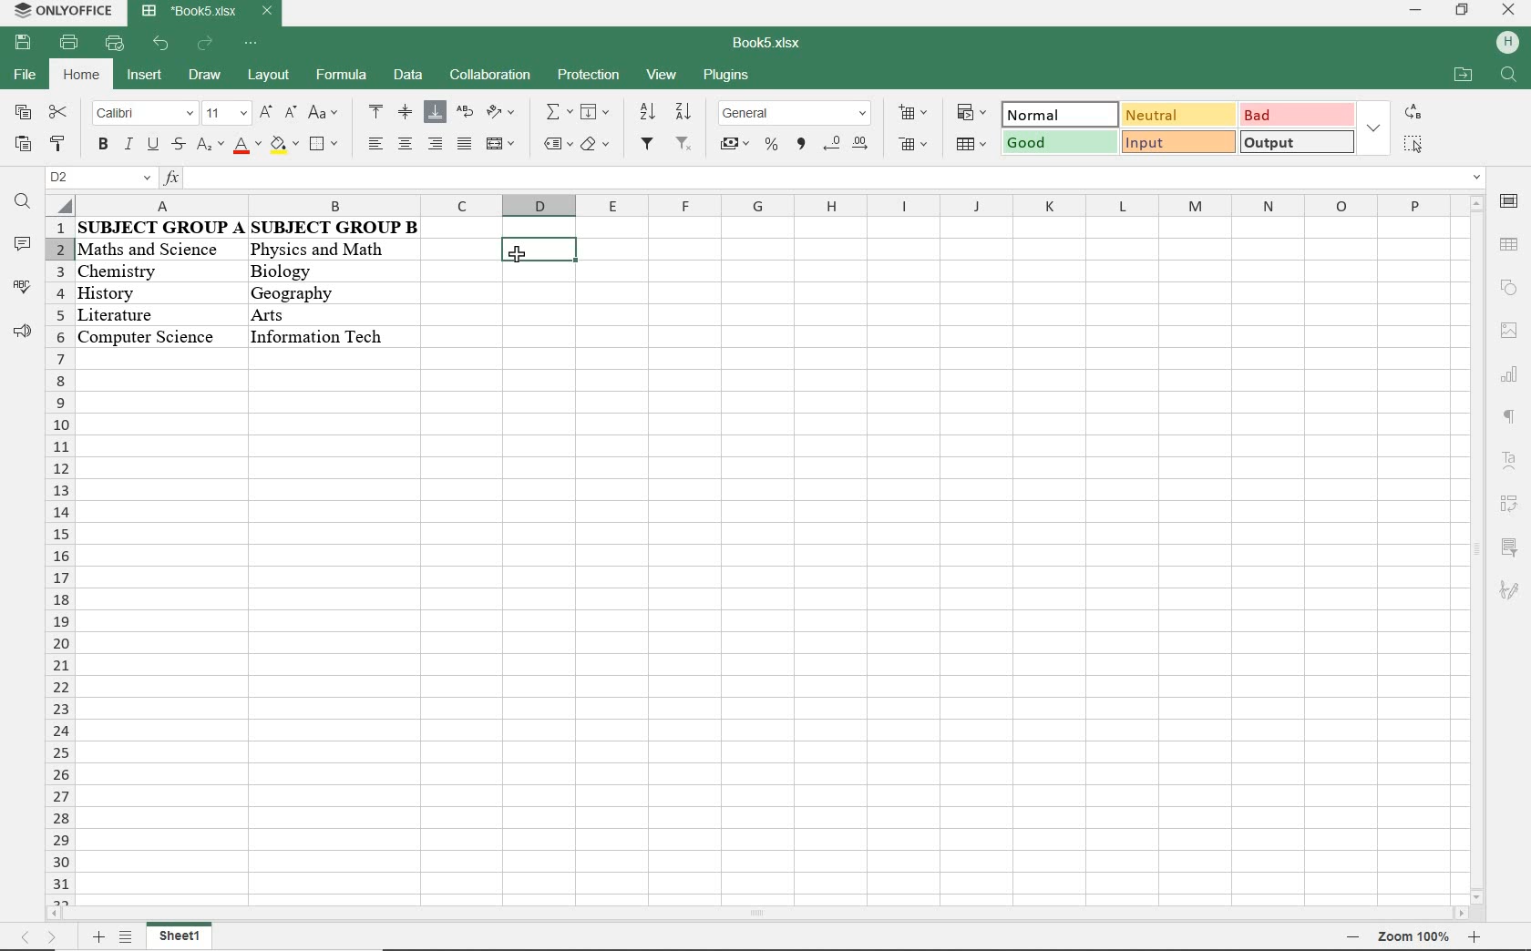  I want to click on borders, so click(325, 146).